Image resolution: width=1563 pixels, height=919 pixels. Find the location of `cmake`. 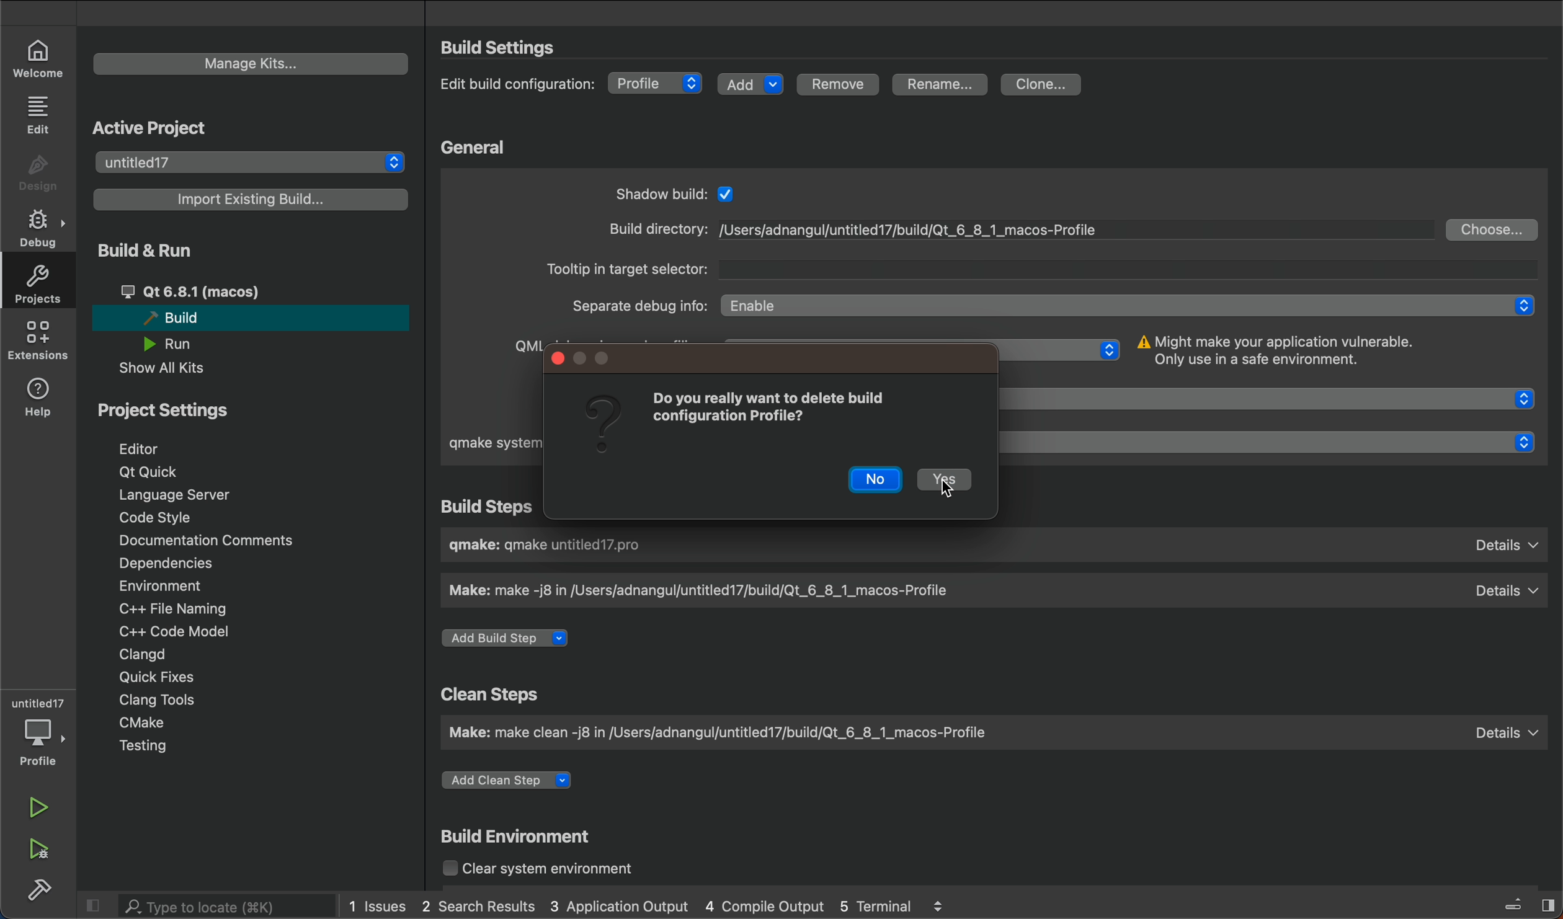

cmake is located at coordinates (161, 724).